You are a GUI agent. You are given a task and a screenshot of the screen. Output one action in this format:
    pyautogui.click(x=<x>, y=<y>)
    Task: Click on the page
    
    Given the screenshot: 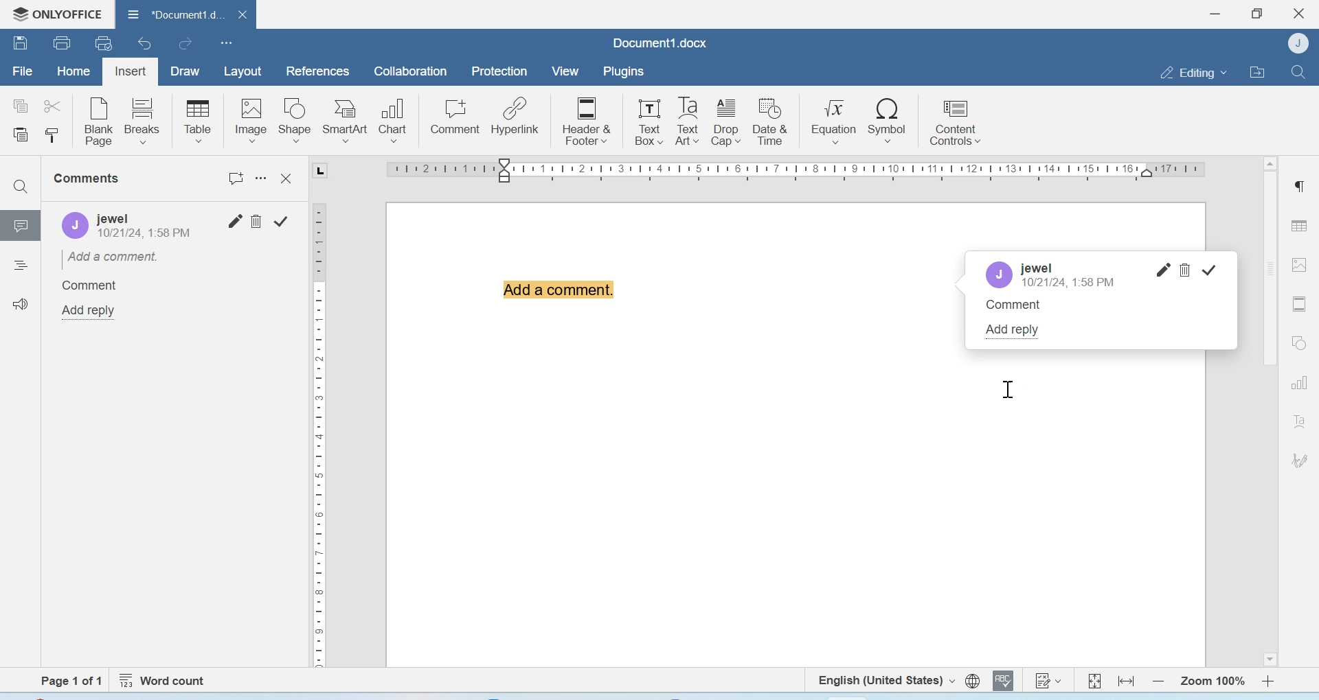 What is the action you would take?
    pyautogui.click(x=74, y=681)
    